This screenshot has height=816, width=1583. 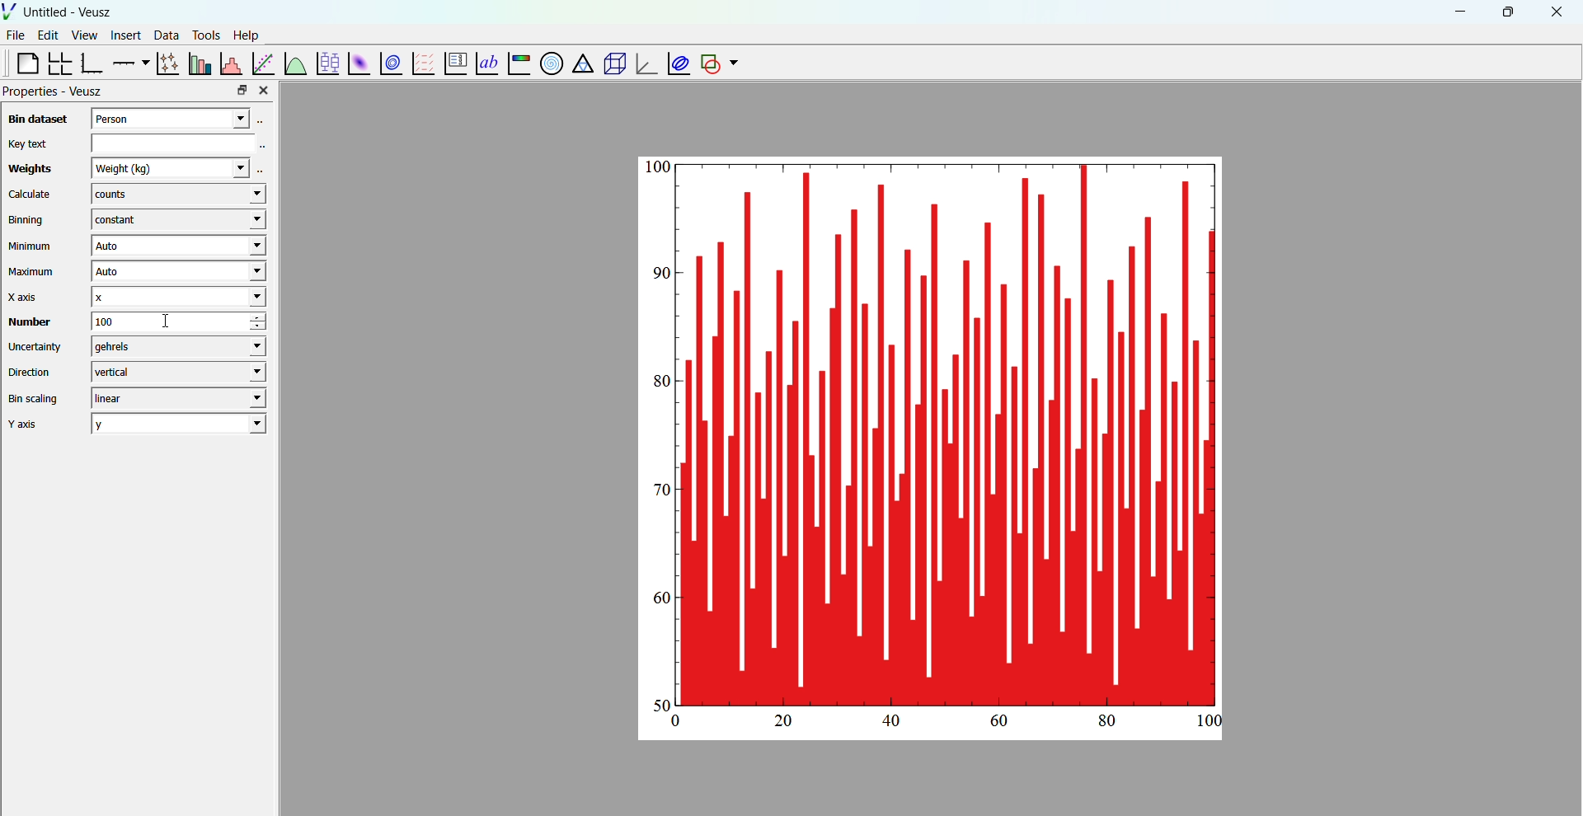 I want to click on Calculate, so click(x=30, y=195).